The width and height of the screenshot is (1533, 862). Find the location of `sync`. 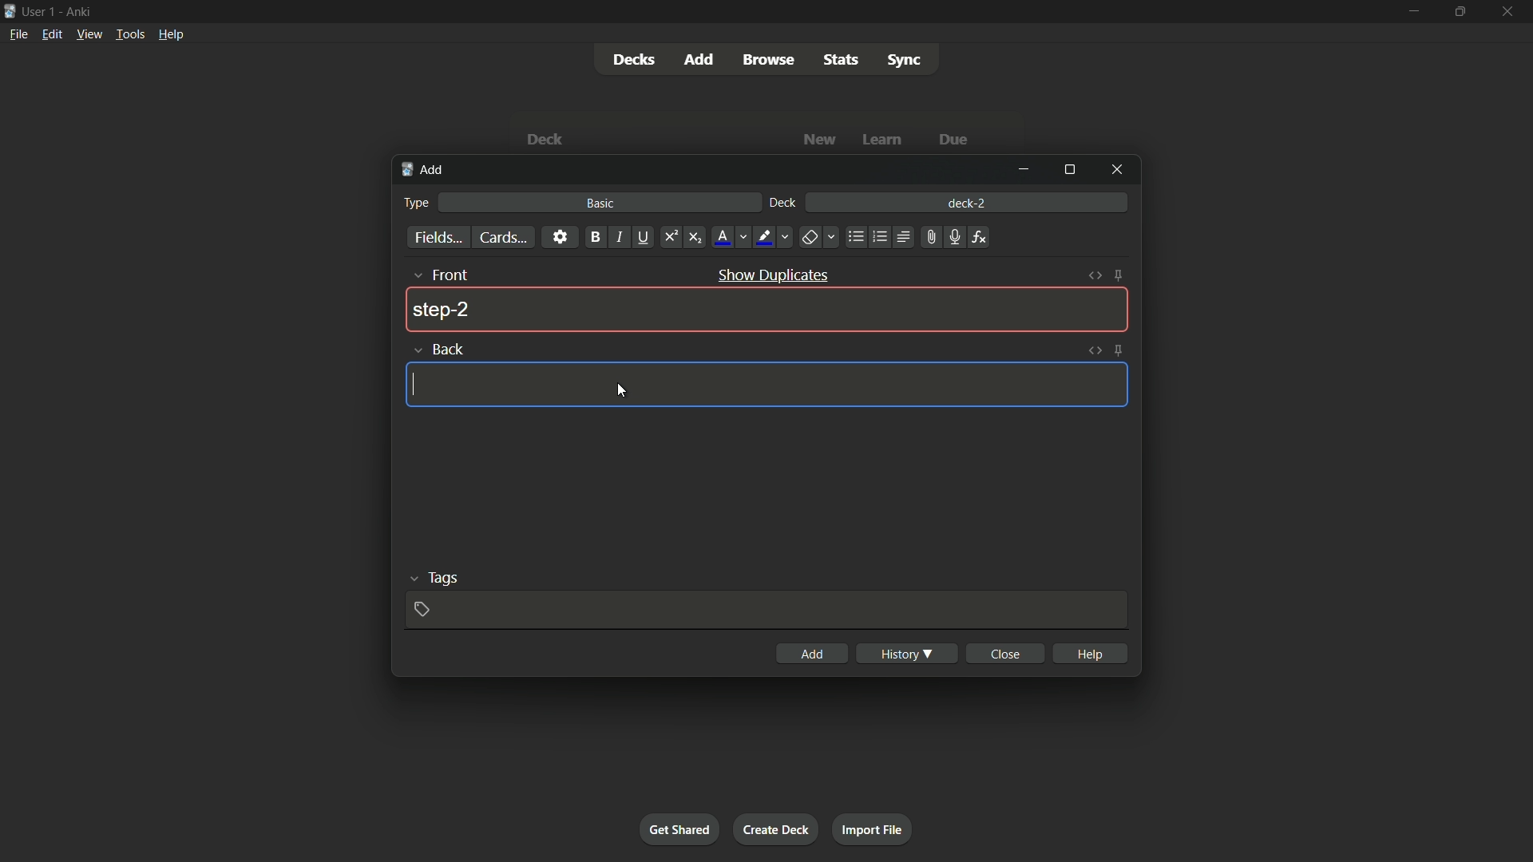

sync is located at coordinates (905, 61).